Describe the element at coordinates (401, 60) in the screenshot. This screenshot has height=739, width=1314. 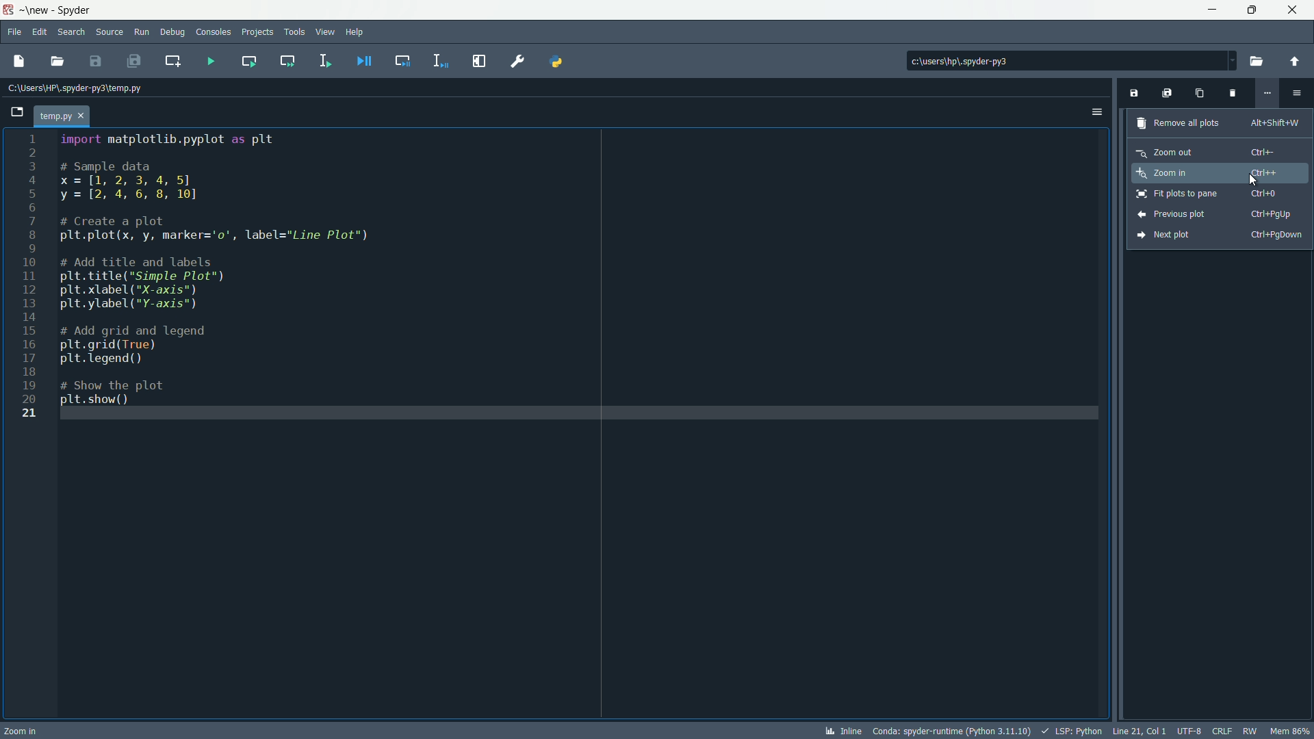
I see `debug cell` at that location.